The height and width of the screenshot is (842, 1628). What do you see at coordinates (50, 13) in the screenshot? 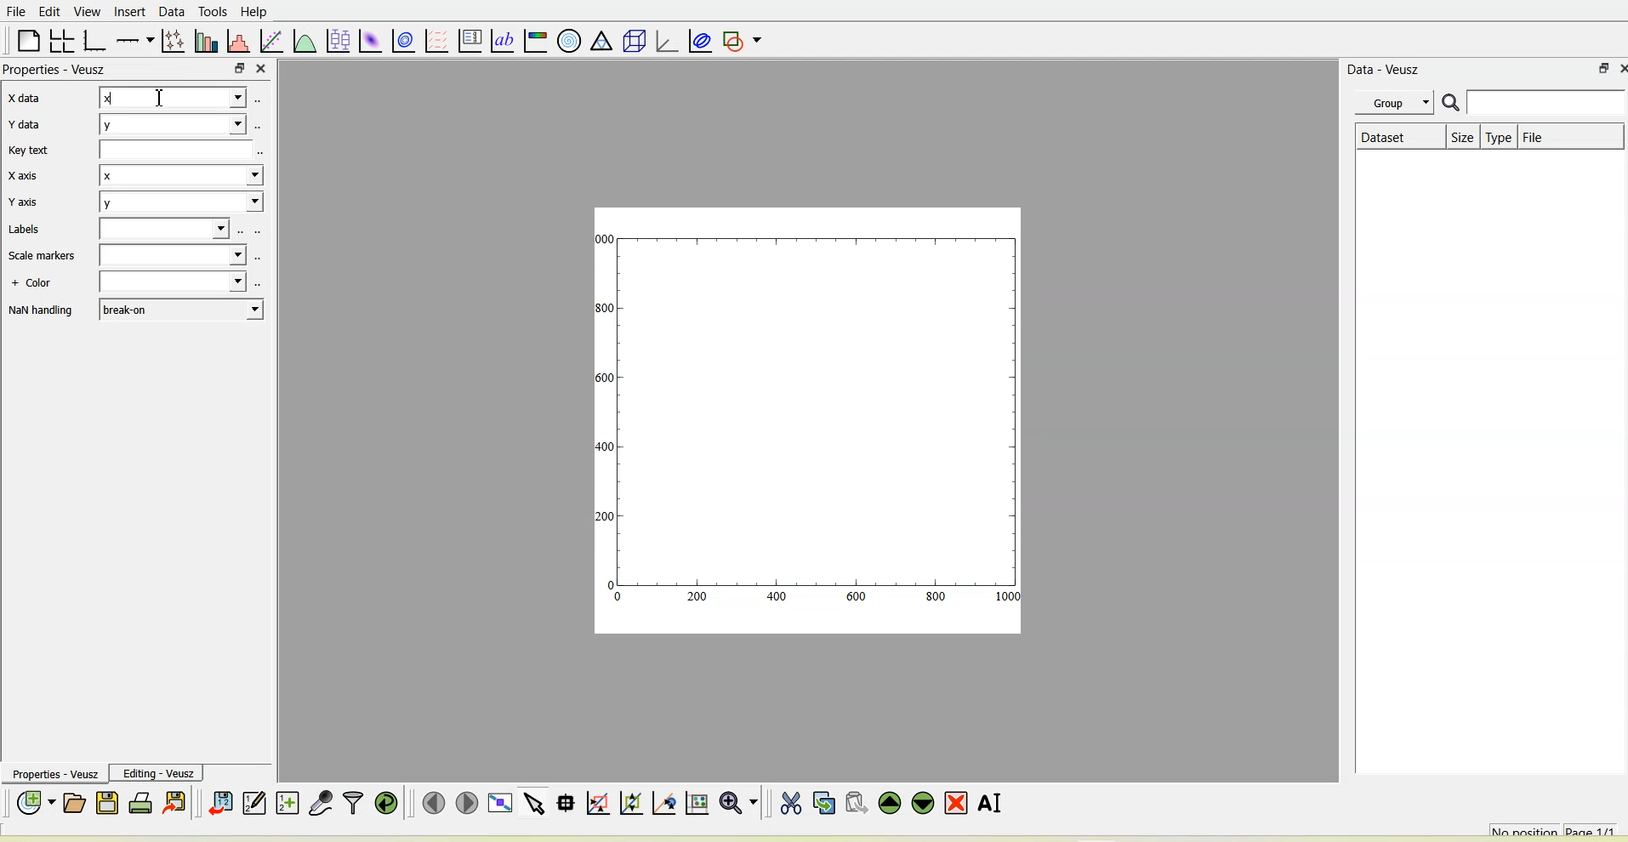
I see `Edit` at bounding box center [50, 13].